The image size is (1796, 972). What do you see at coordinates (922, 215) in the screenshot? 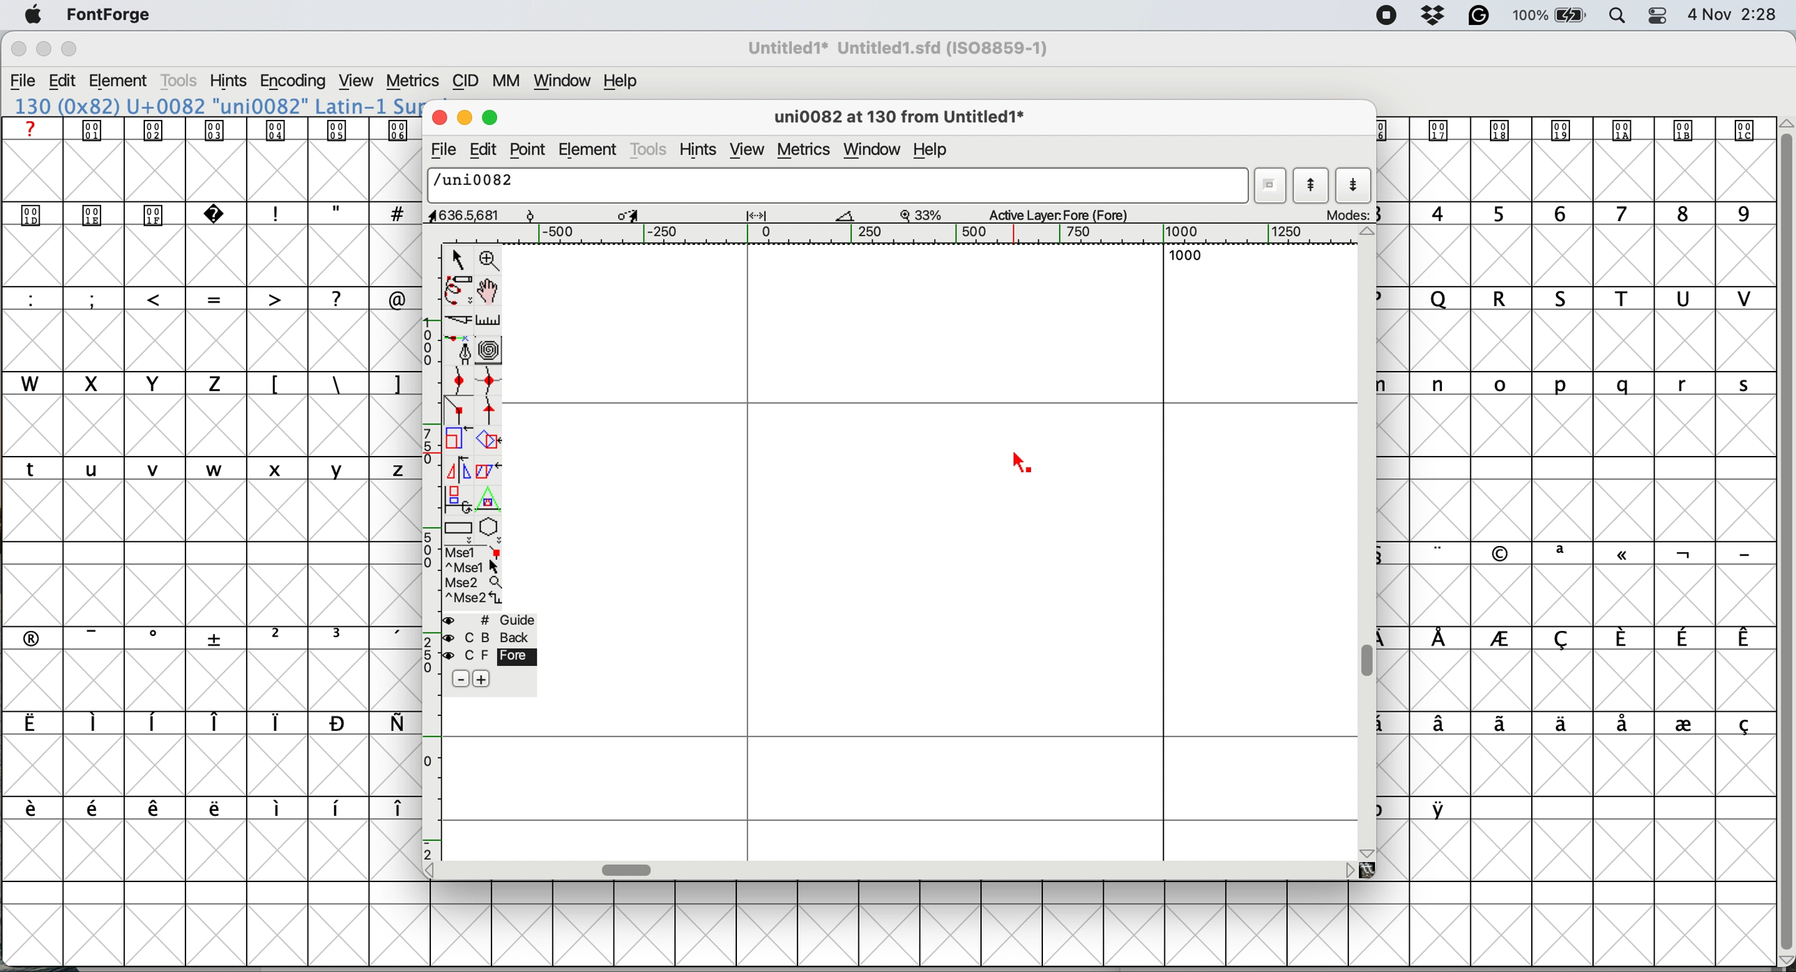
I see `zoom factor` at bounding box center [922, 215].